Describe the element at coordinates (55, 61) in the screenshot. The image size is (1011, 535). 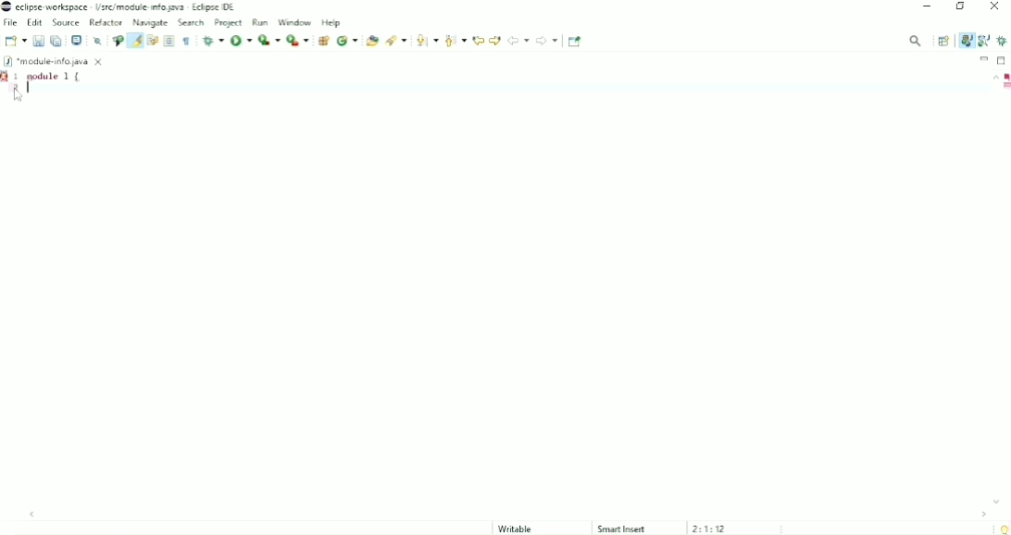
I see `*module-info.java` at that location.